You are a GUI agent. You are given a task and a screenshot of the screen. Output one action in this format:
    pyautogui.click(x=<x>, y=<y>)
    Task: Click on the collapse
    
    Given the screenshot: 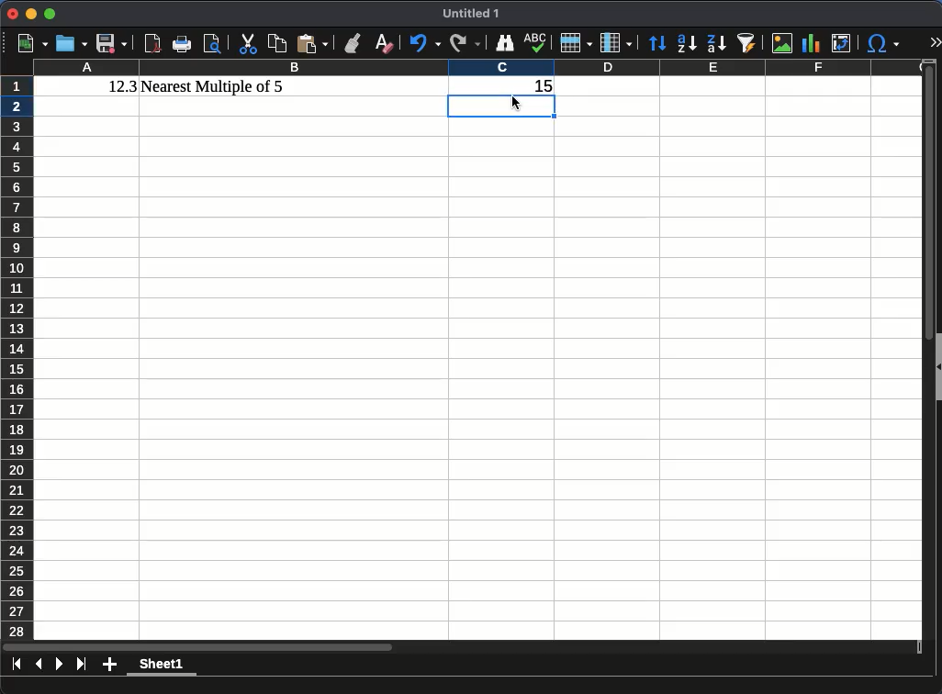 What is the action you would take?
    pyautogui.click(x=936, y=367)
    